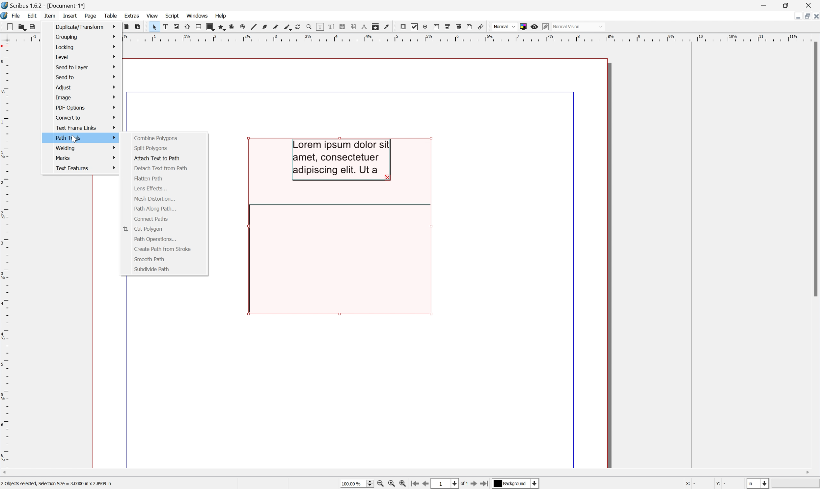 Image resolution: width=820 pixels, height=489 pixels. I want to click on Preview, so click(534, 26).